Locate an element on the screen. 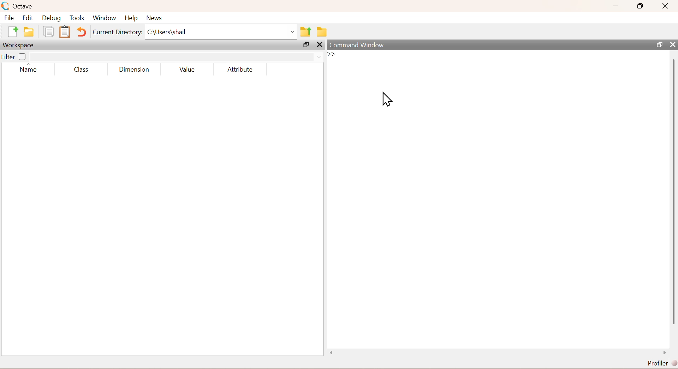 The height and width of the screenshot is (369, 678). debug is located at coordinates (52, 18).